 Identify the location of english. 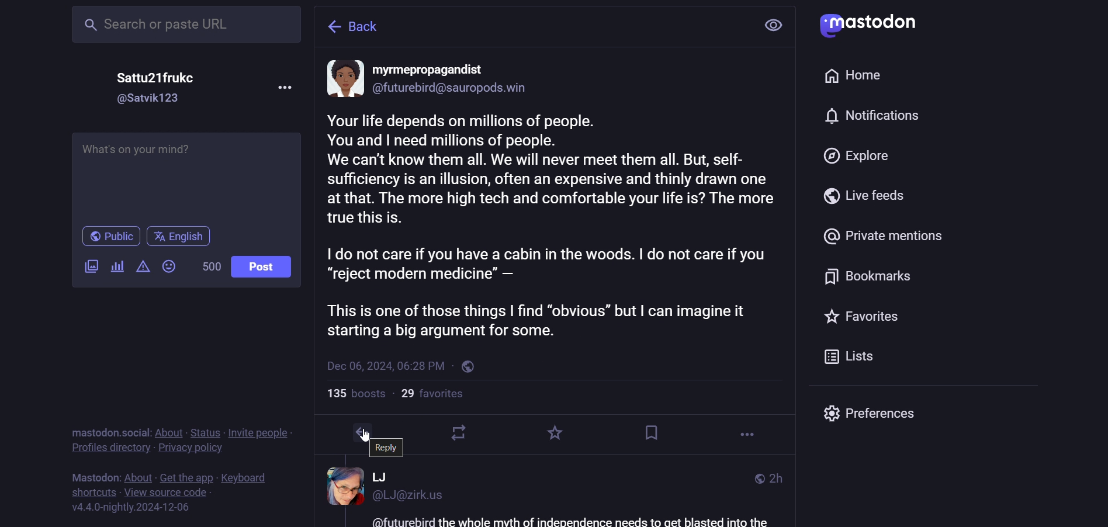
(182, 237).